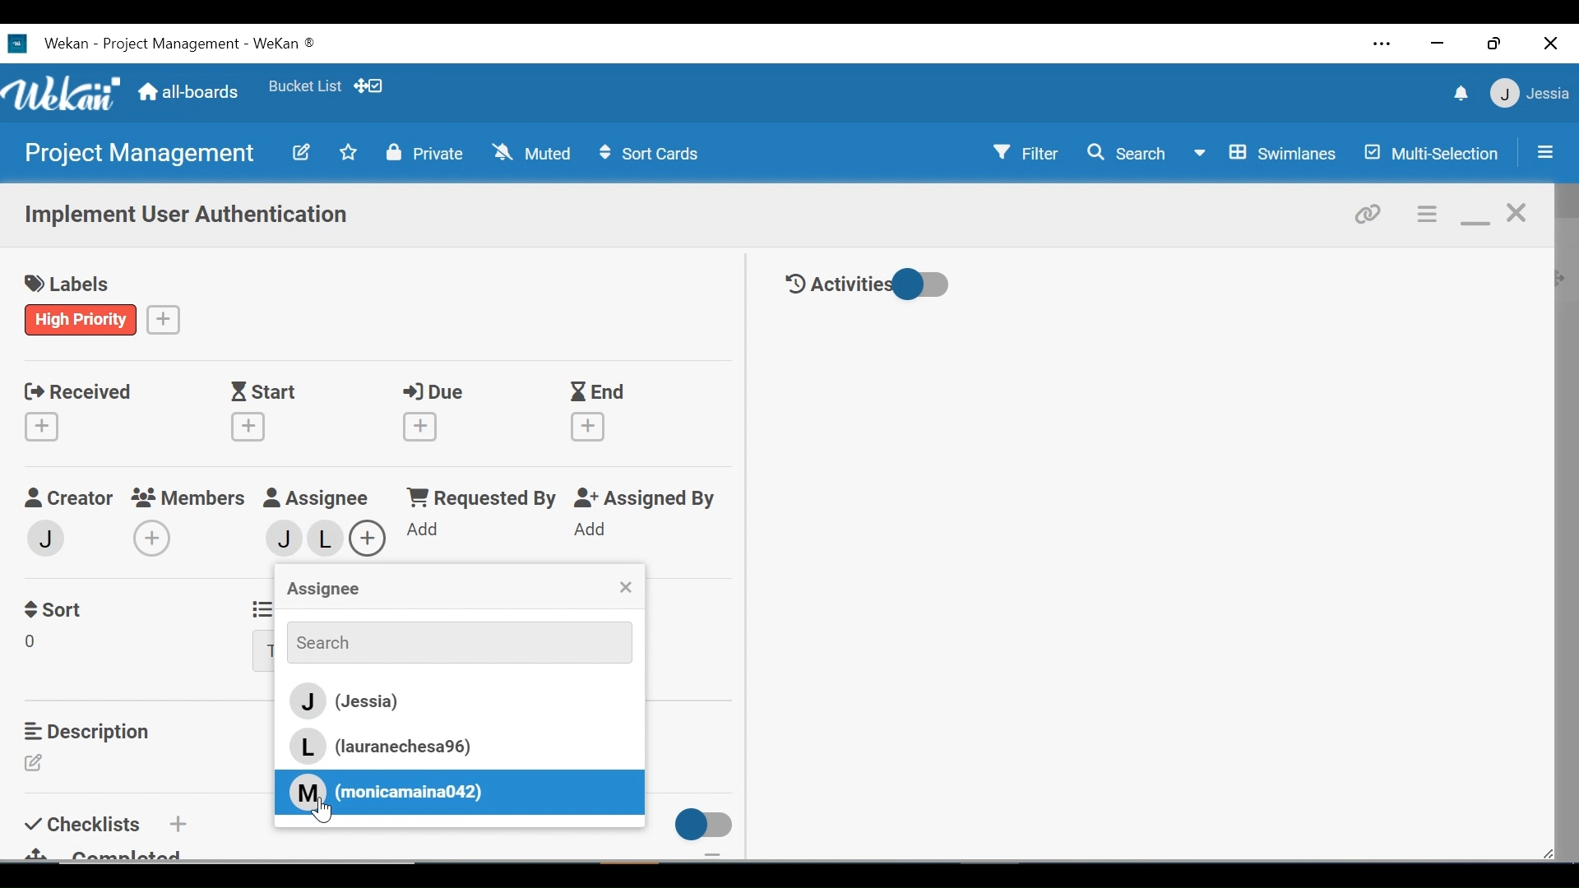  What do you see at coordinates (259, 607) in the screenshot?
I see `List` at bounding box center [259, 607].